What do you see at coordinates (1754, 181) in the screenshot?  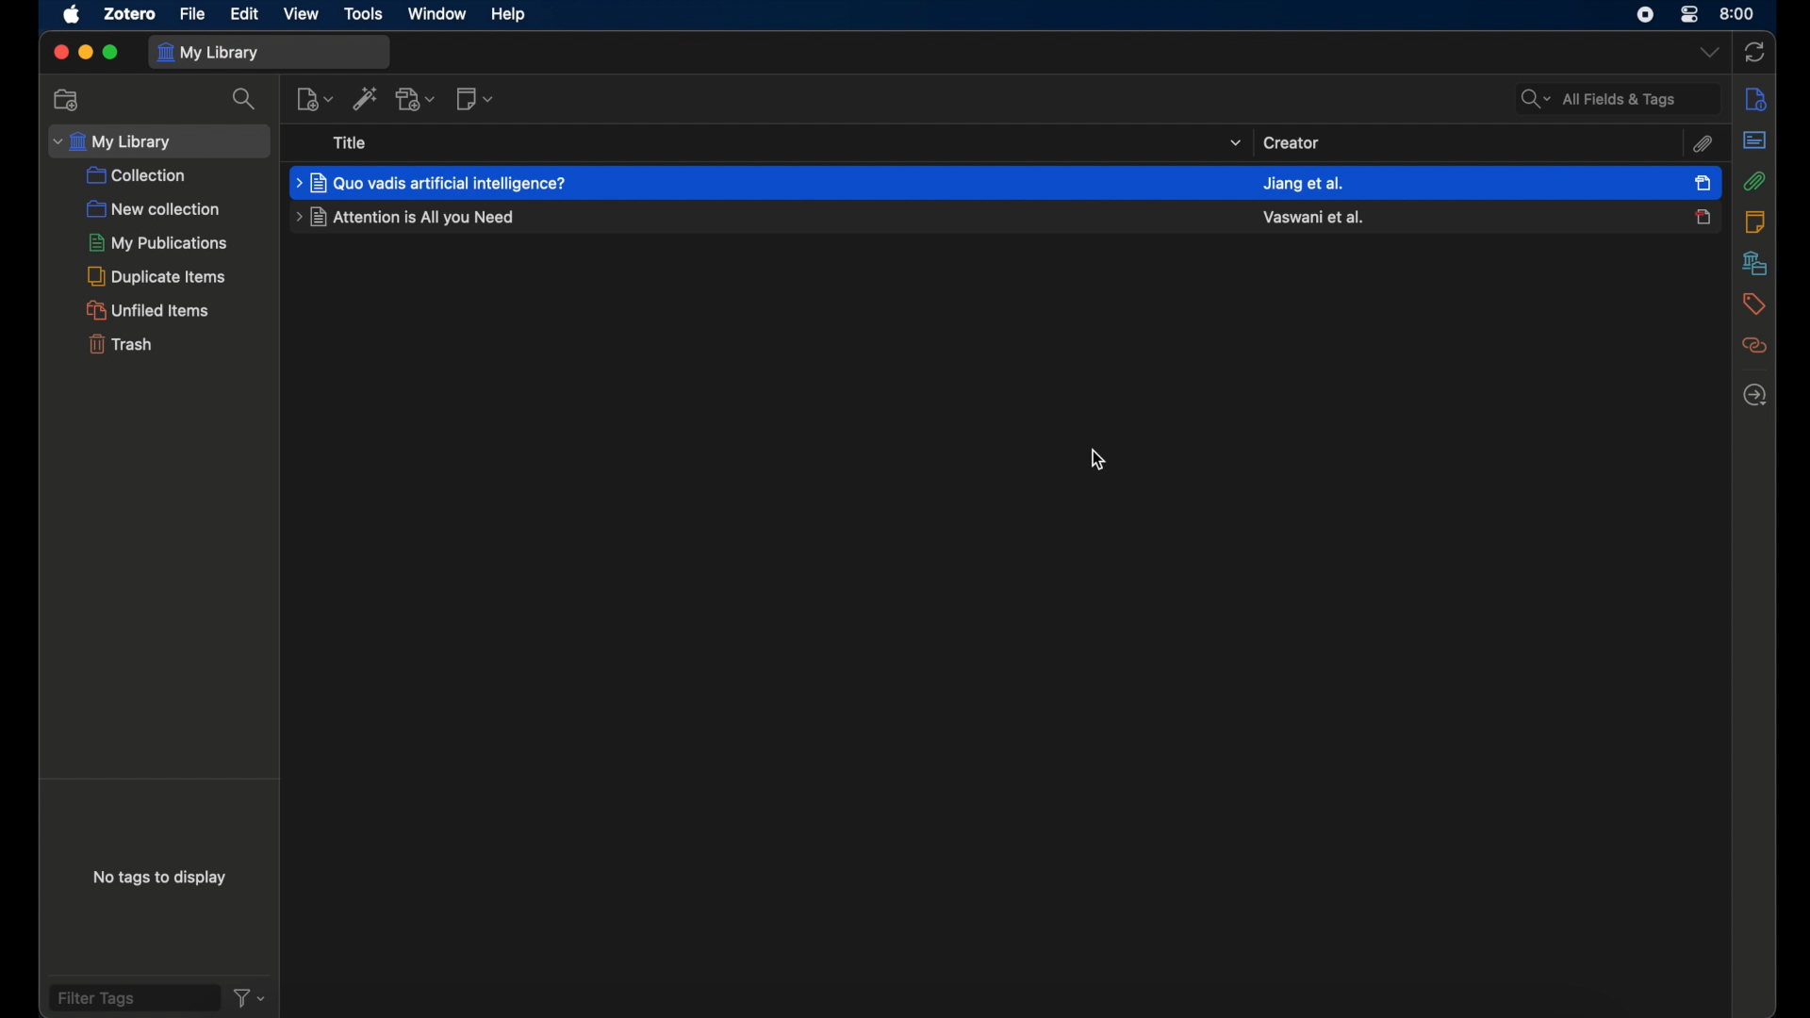 I see `attachments` at bounding box center [1754, 181].